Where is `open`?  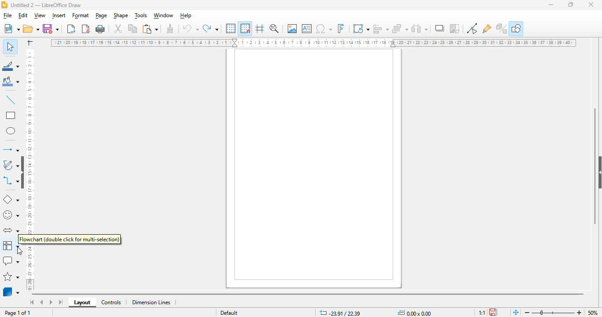 open is located at coordinates (31, 29).